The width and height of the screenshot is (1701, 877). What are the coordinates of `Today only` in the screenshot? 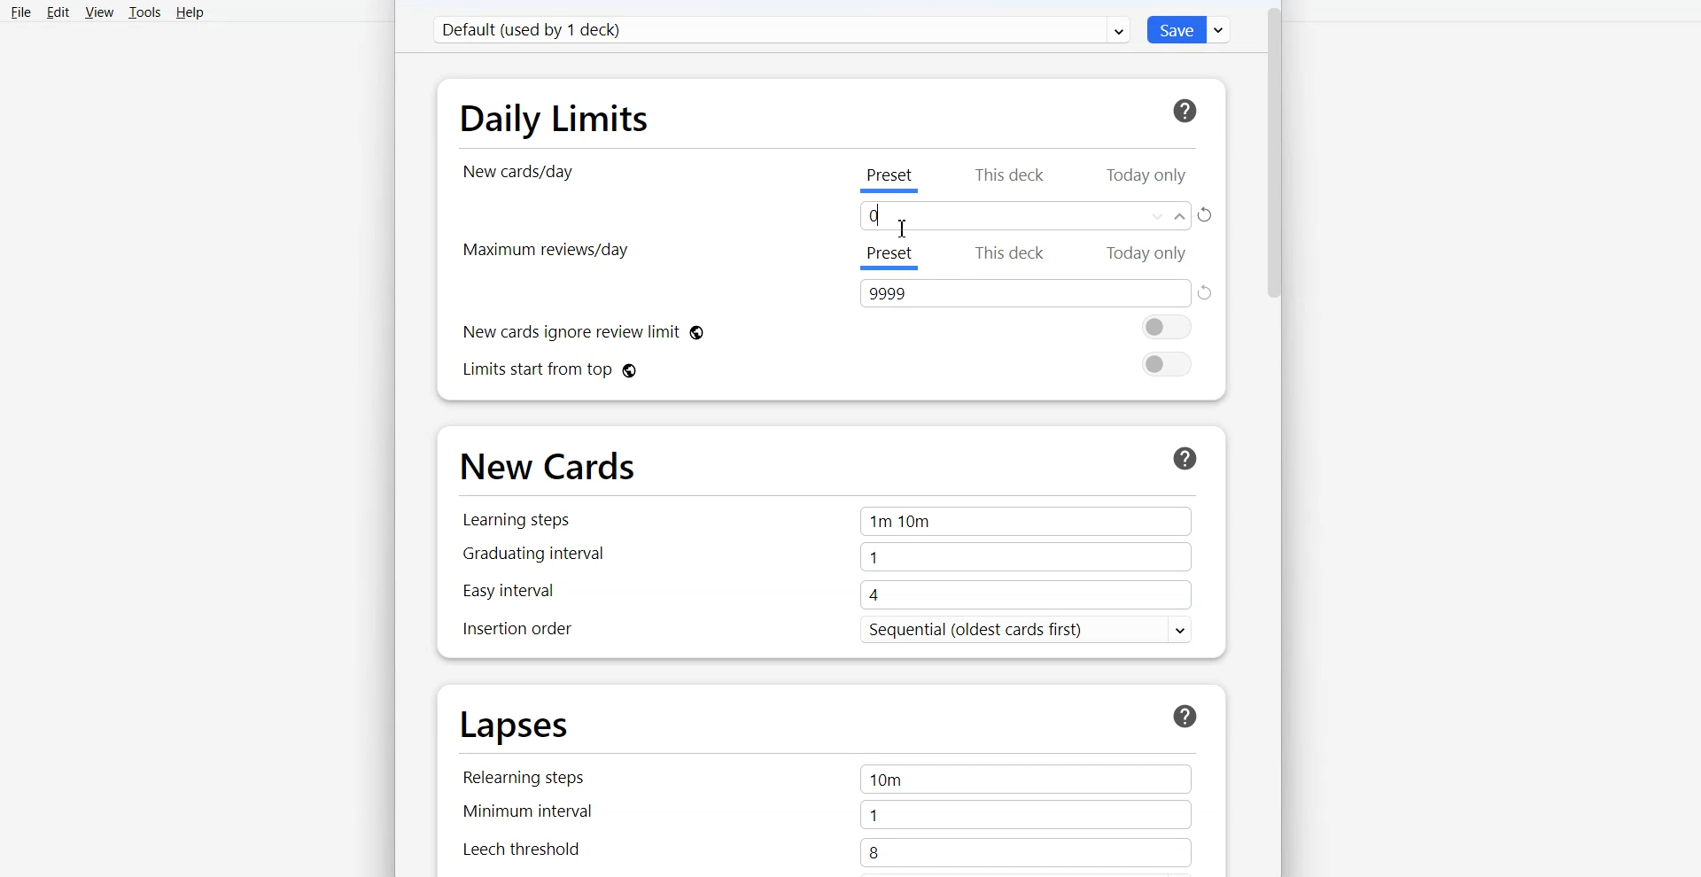 It's located at (1146, 177).